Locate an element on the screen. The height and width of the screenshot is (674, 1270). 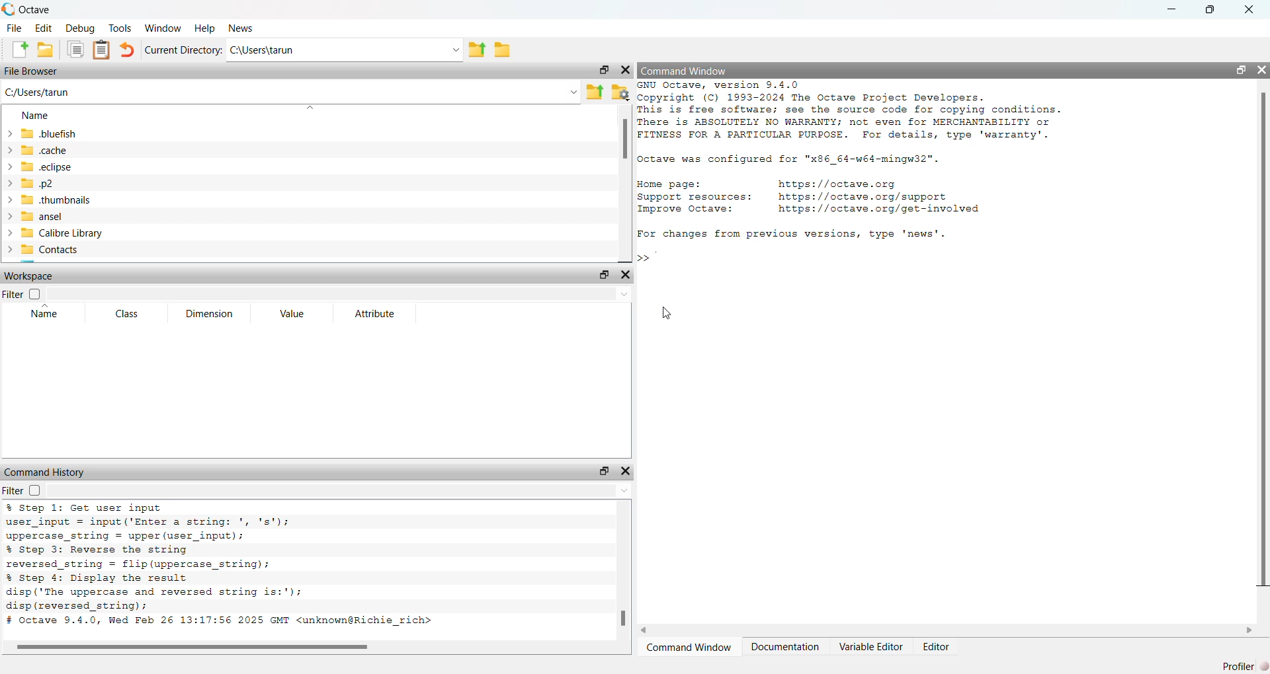
unlock widget is located at coordinates (1241, 69).